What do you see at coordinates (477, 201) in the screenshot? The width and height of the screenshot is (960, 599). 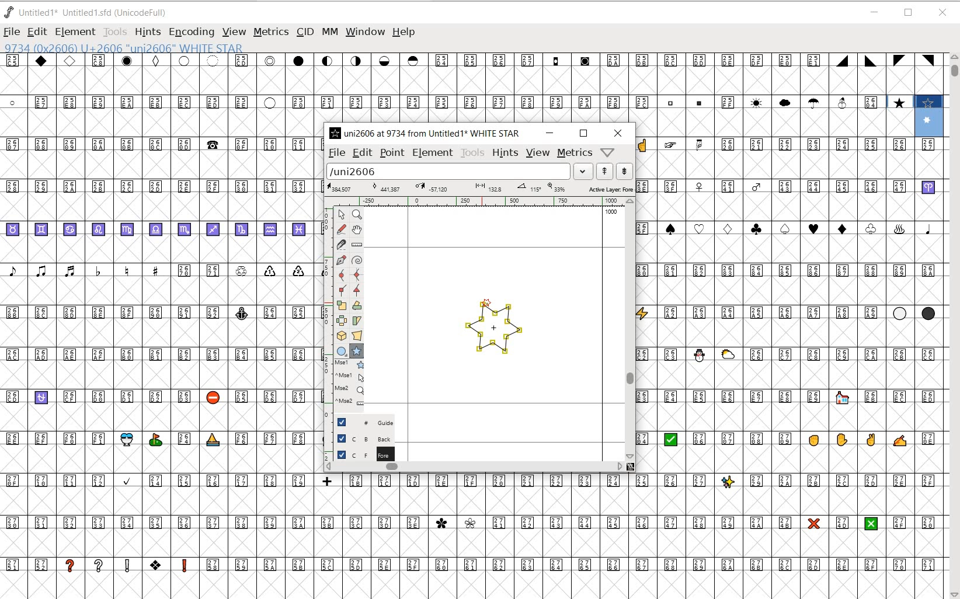 I see `RULER` at bounding box center [477, 201].